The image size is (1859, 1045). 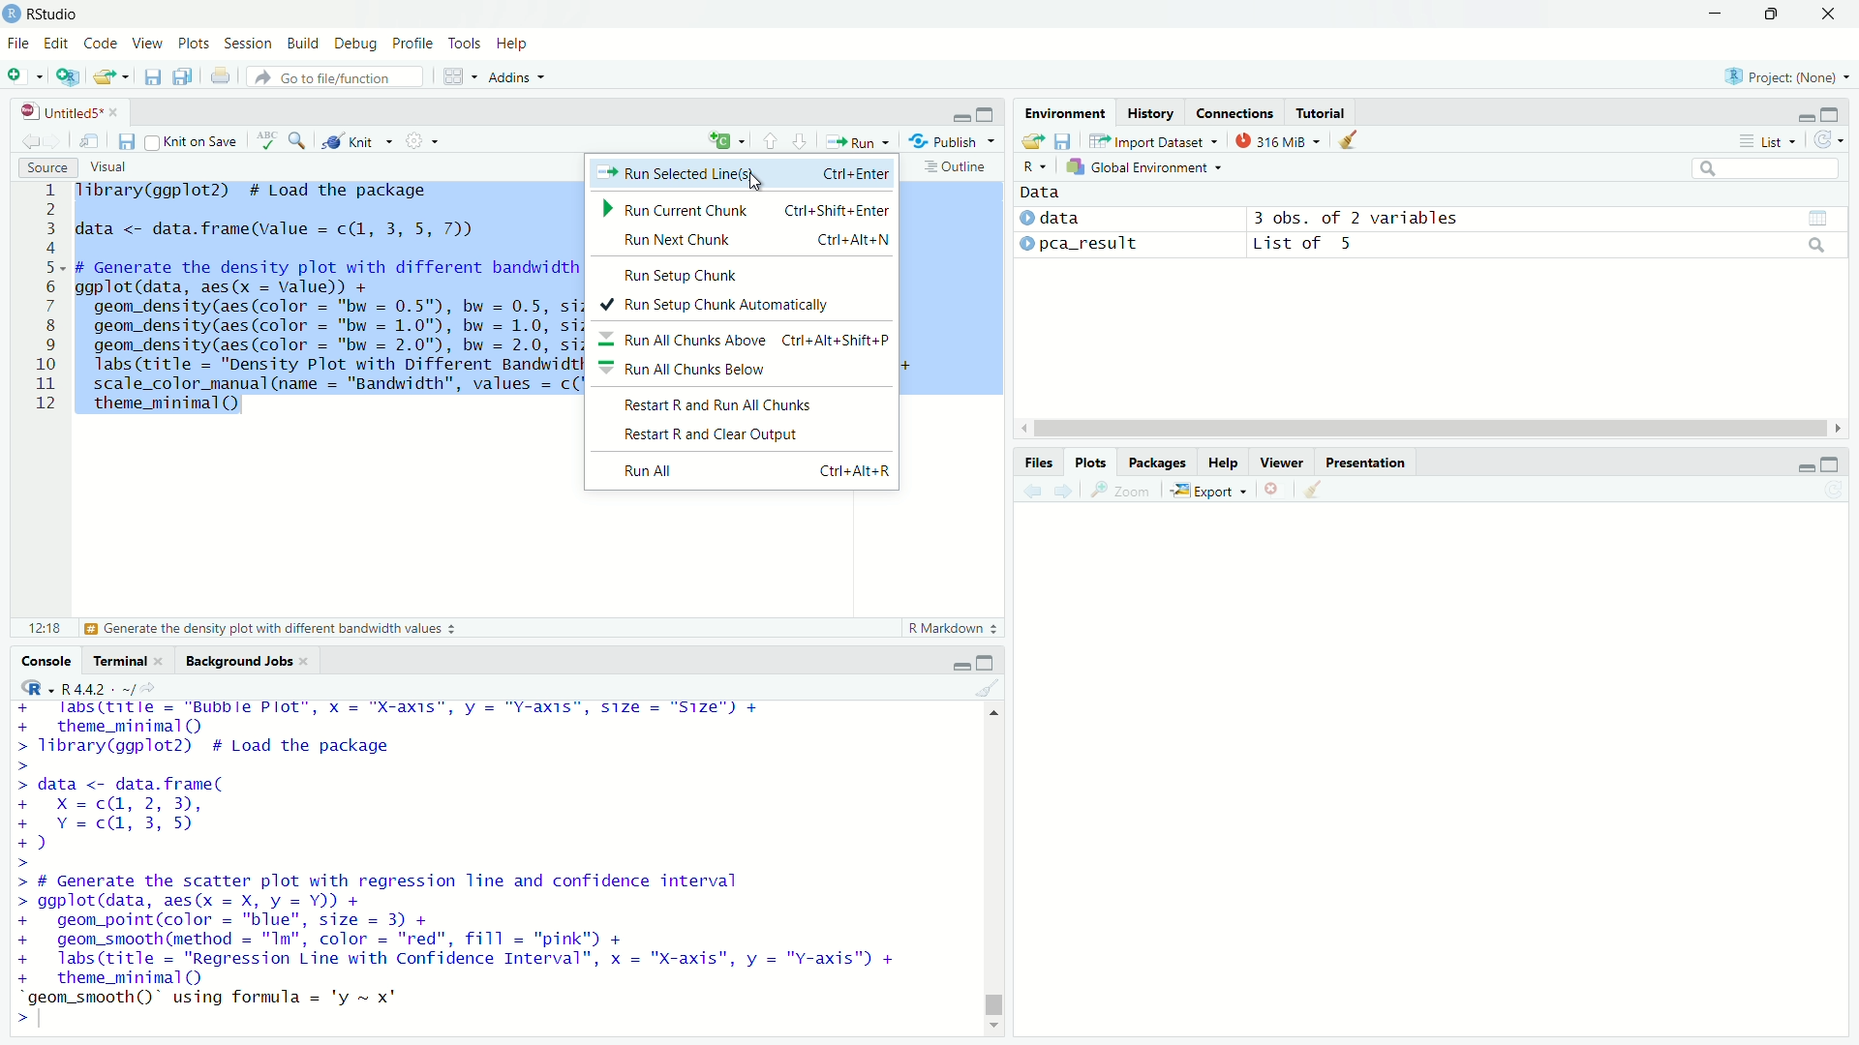 I want to click on Viewer, so click(x=1282, y=462).